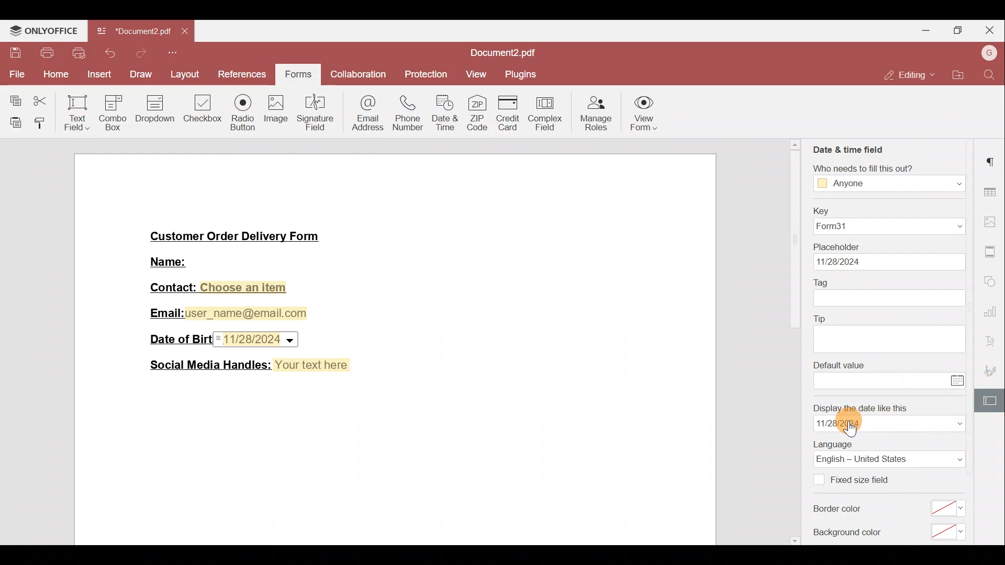 The height and width of the screenshot is (565, 1005). Describe the element at coordinates (297, 75) in the screenshot. I see `Forms` at that location.